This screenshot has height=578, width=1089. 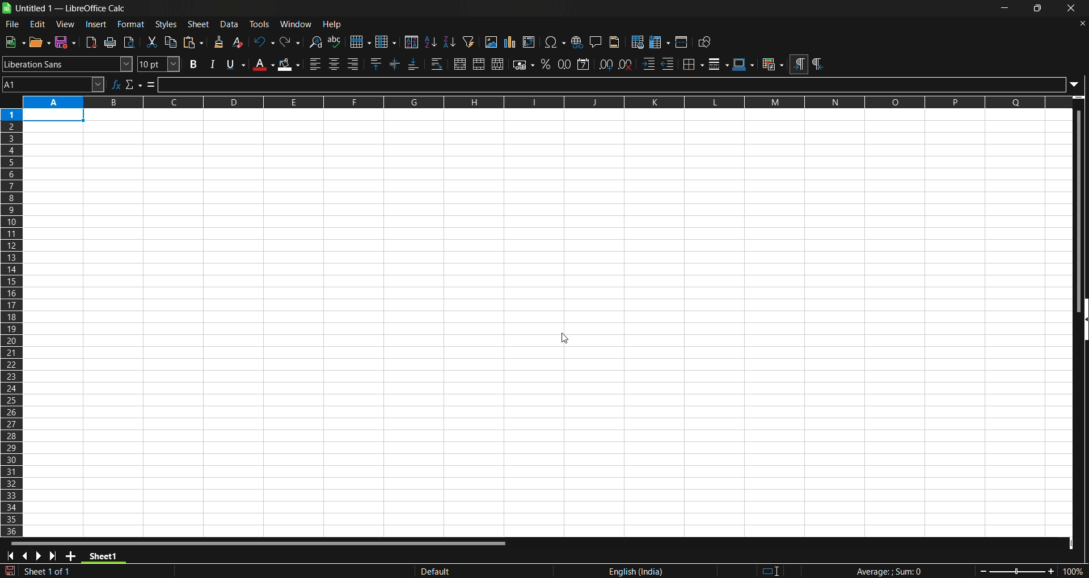 What do you see at coordinates (131, 24) in the screenshot?
I see `format` at bounding box center [131, 24].